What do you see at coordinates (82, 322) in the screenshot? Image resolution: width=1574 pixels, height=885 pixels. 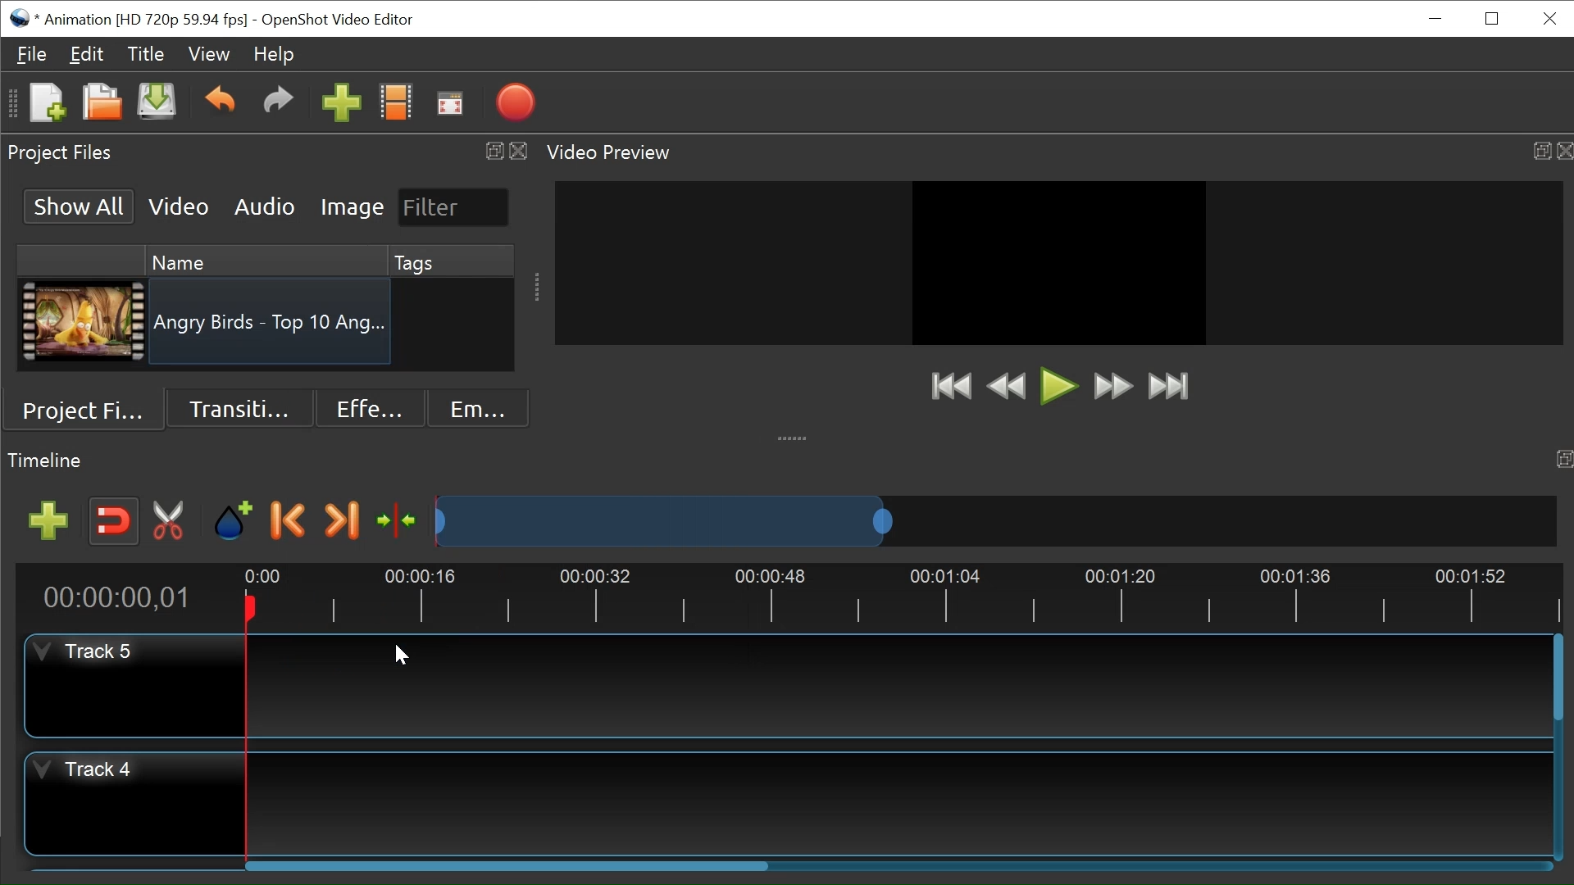 I see `Clip` at bounding box center [82, 322].